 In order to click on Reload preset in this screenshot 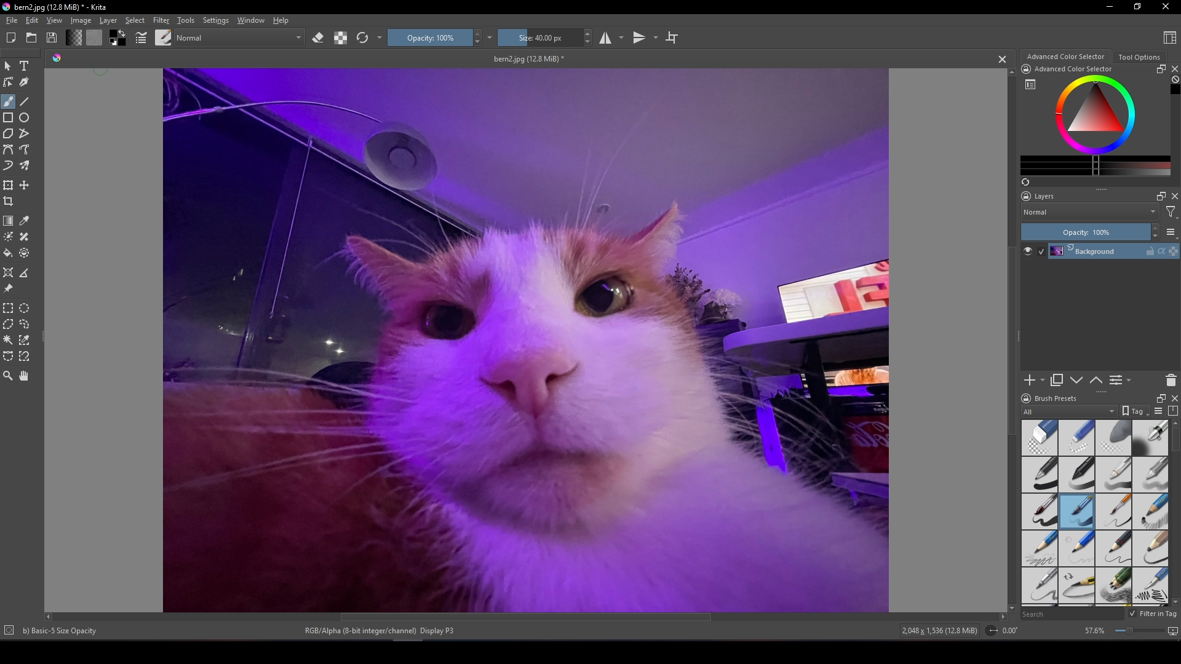, I will do `click(363, 38)`.